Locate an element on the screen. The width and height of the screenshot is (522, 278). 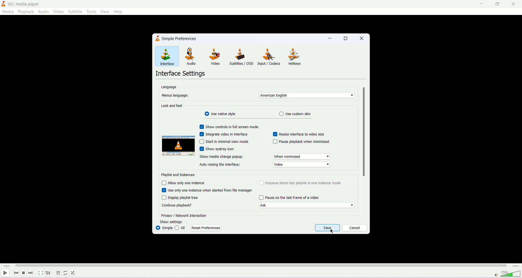
use custom skin is located at coordinates (297, 114).